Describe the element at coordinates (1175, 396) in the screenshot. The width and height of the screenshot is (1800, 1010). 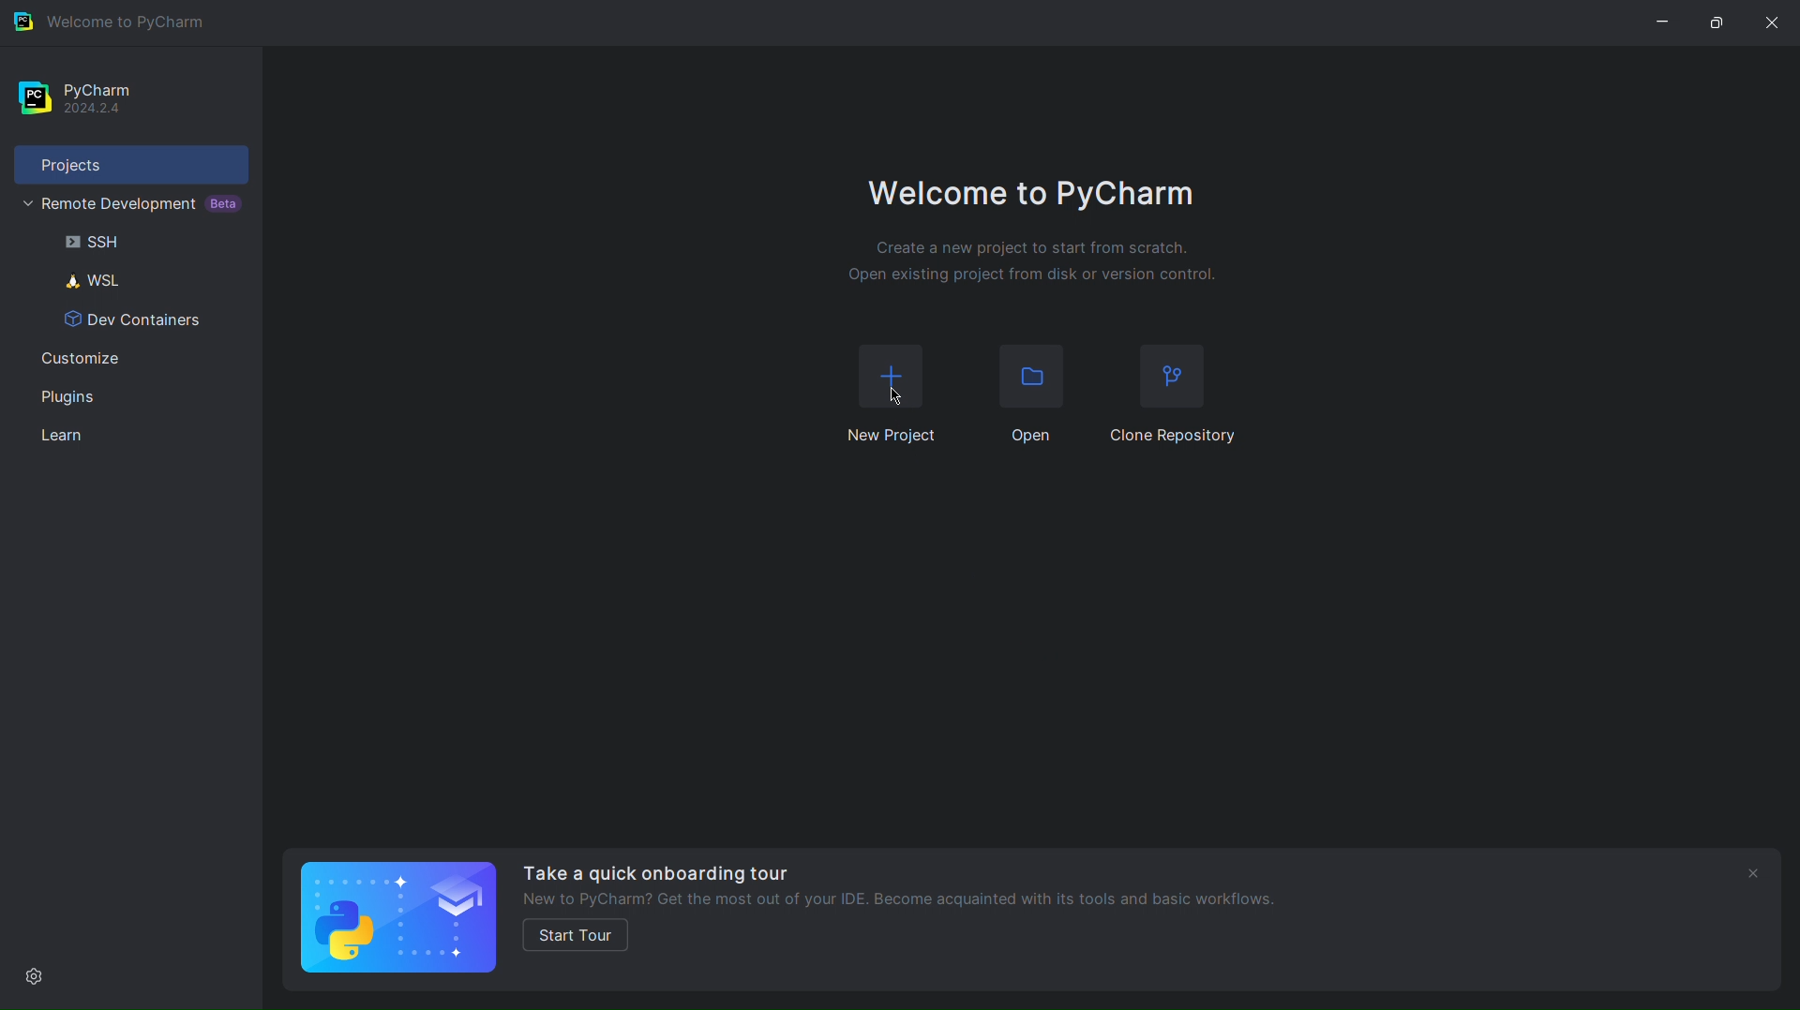
I see `Clone Repository` at that location.